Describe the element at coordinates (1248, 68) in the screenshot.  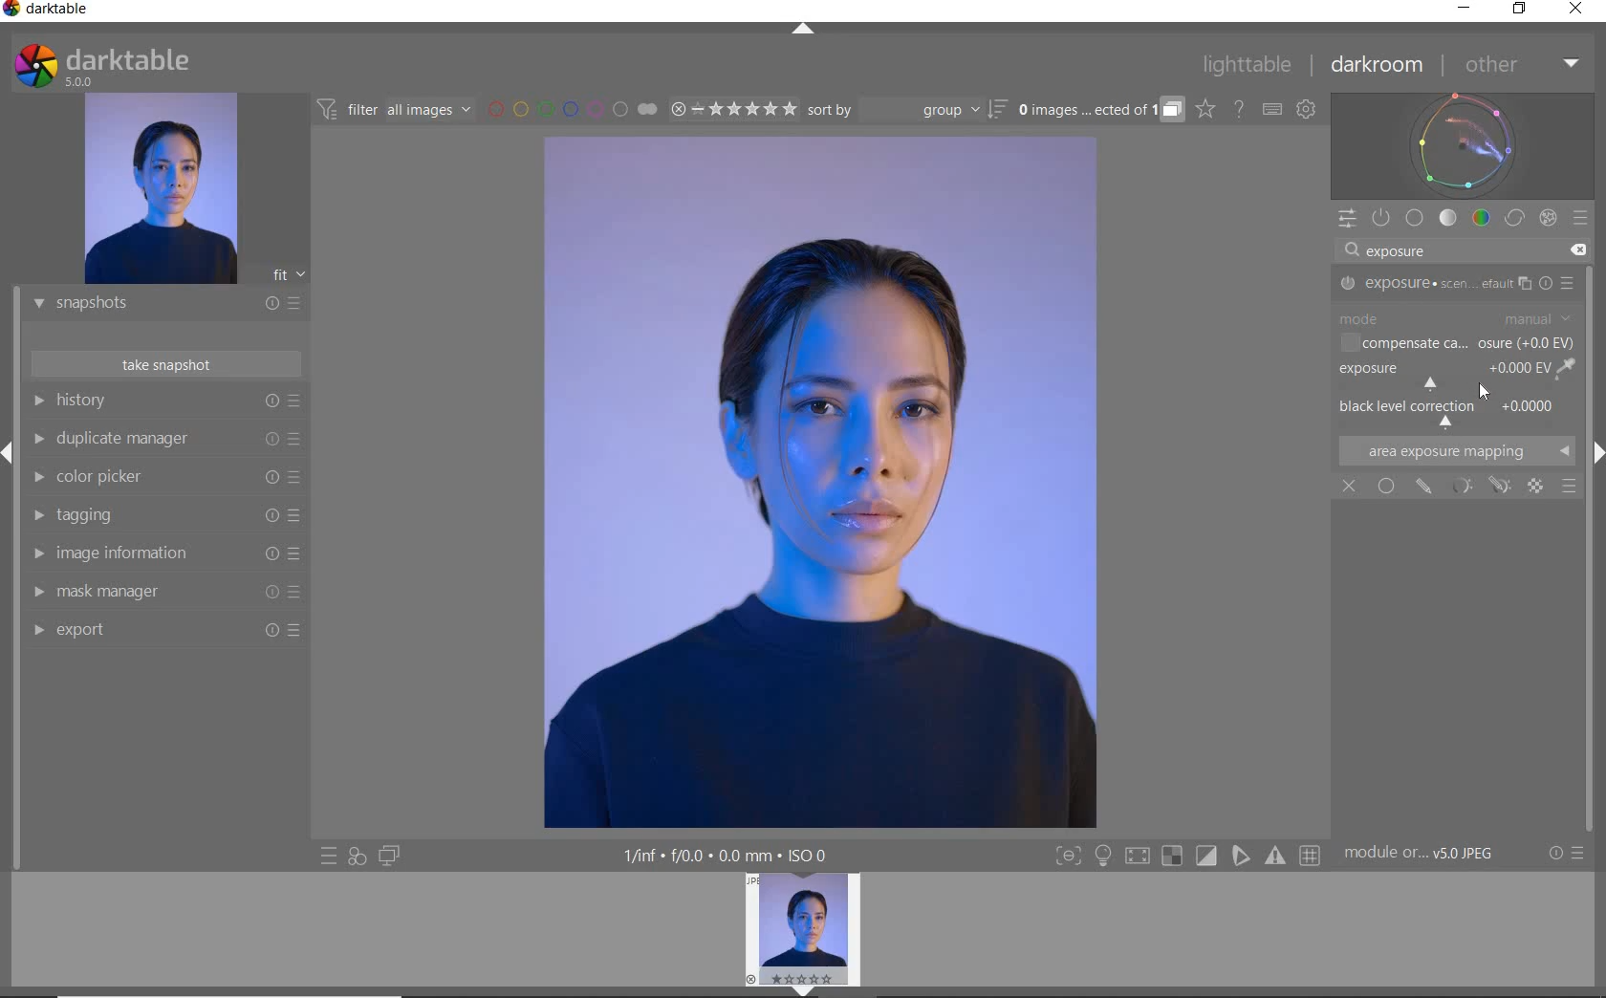
I see `LIGHTTABLE` at that location.